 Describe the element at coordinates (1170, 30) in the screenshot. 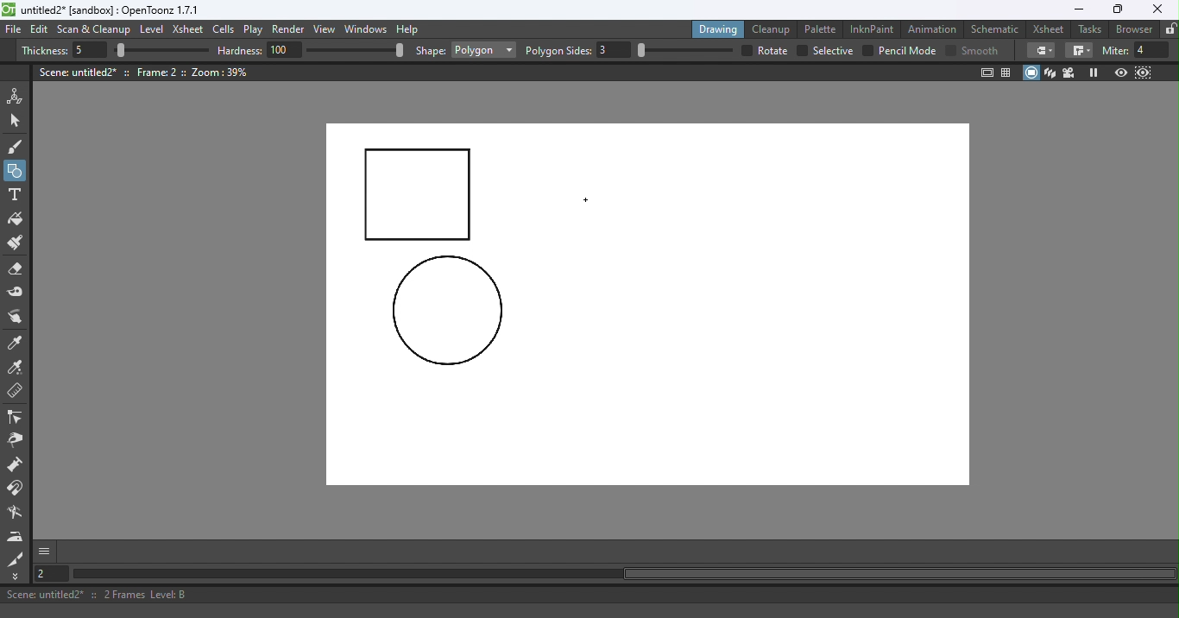

I see `Lock rooms tab` at that location.